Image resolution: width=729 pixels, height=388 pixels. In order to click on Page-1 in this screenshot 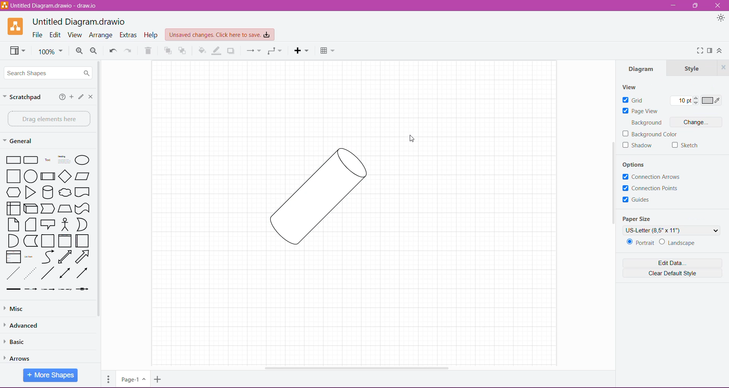, I will do `click(132, 379)`.